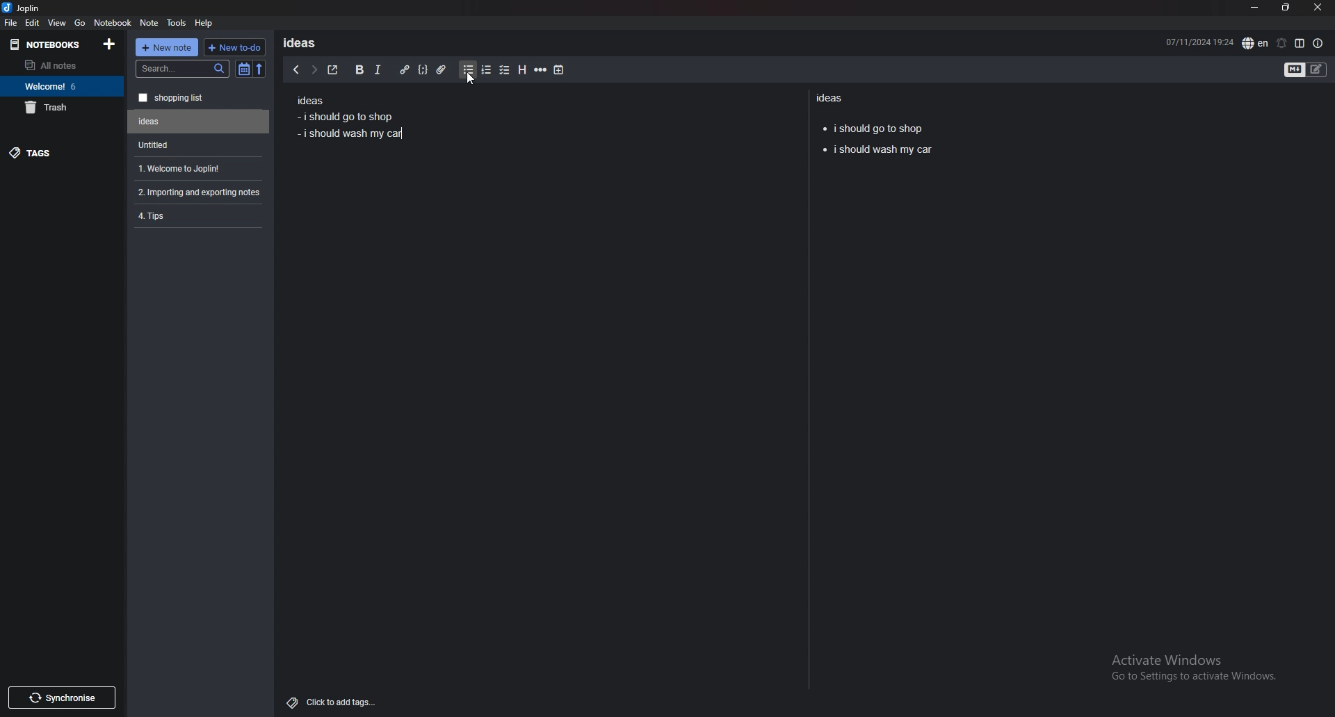 The height and width of the screenshot is (717, 1335). Describe the element at coordinates (470, 81) in the screenshot. I see `cursor` at that location.